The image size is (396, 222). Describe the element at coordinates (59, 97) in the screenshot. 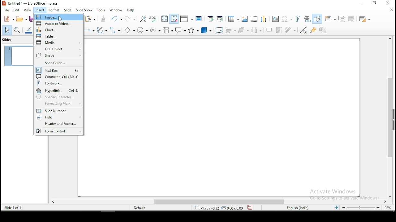

I see `special character` at that location.